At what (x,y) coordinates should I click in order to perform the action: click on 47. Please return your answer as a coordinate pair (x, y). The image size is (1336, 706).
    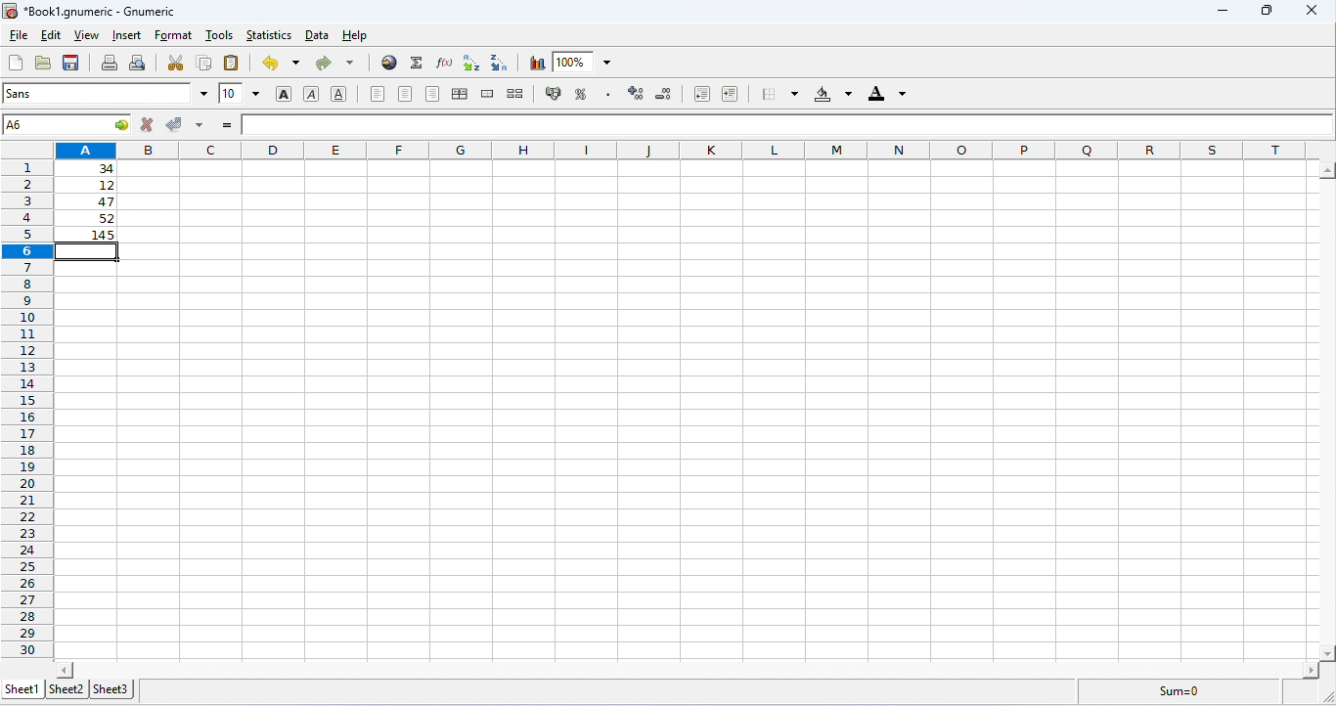
    Looking at the image, I should click on (91, 202).